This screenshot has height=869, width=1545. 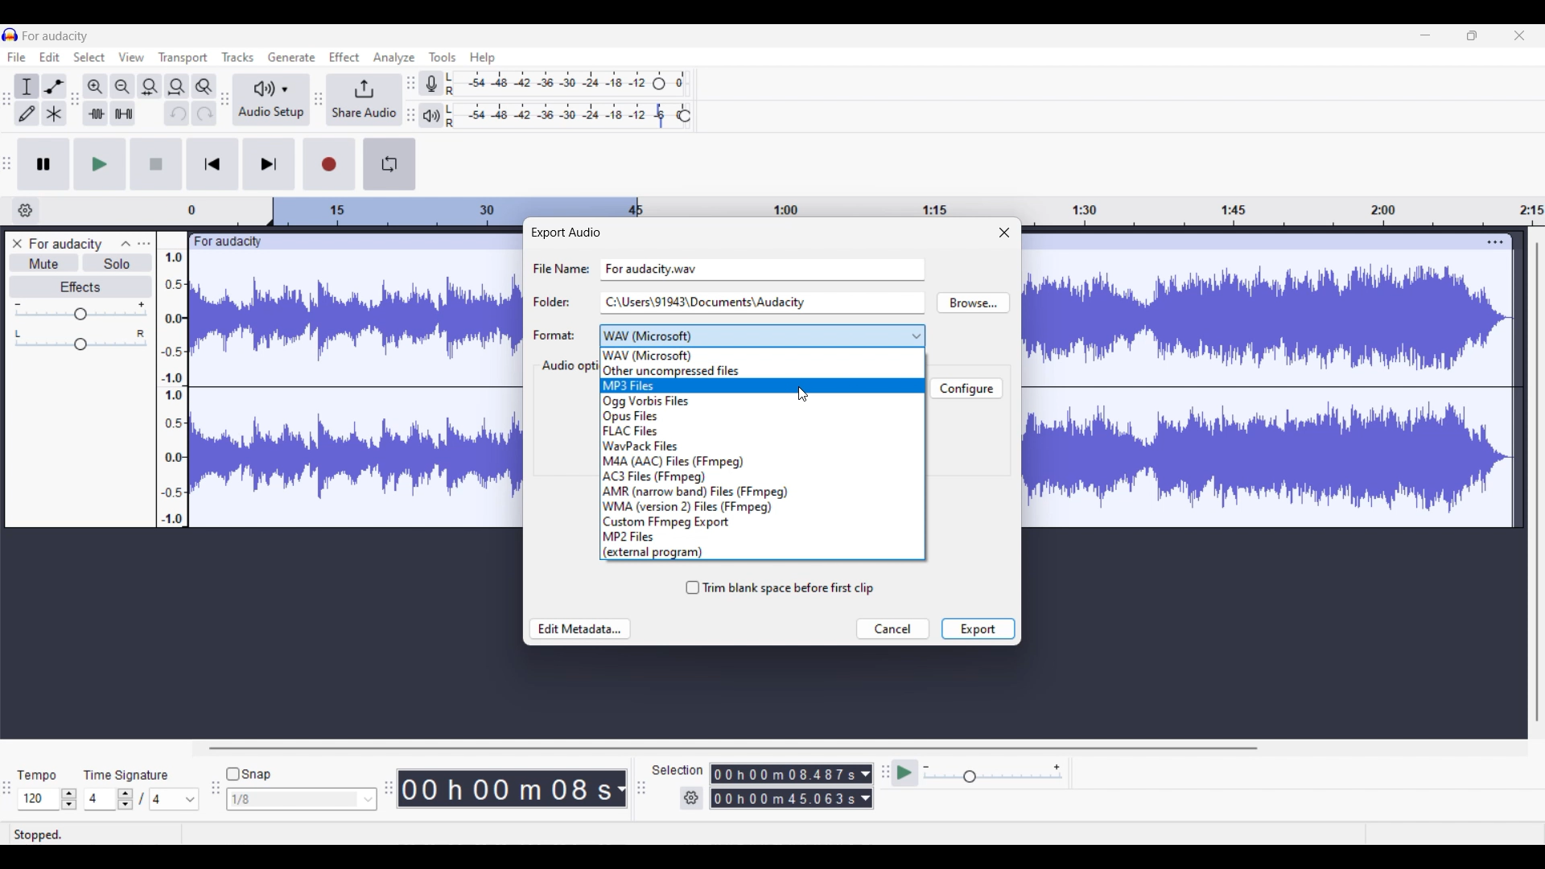 I want to click on Ogg Vorbis Files, so click(x=763, y=402).